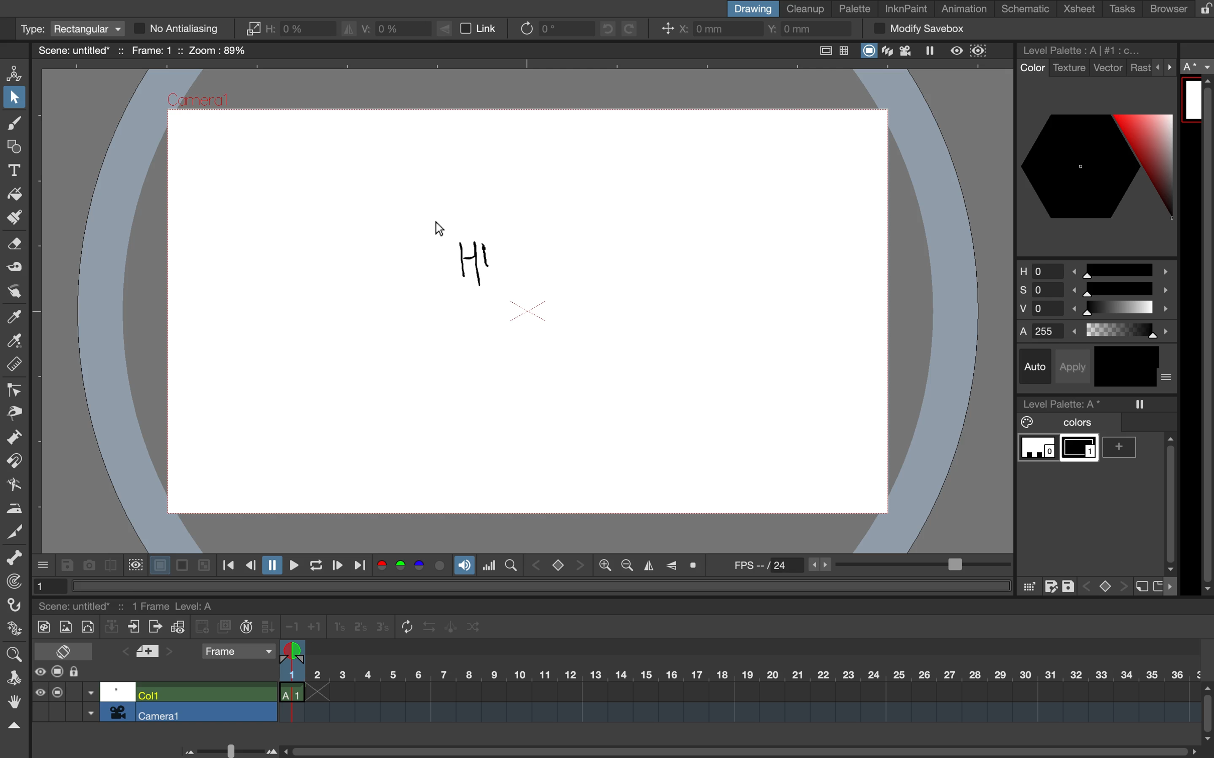 This screenshot has height=758, width=1214. I want to click on alphas, so click(1098, 331).